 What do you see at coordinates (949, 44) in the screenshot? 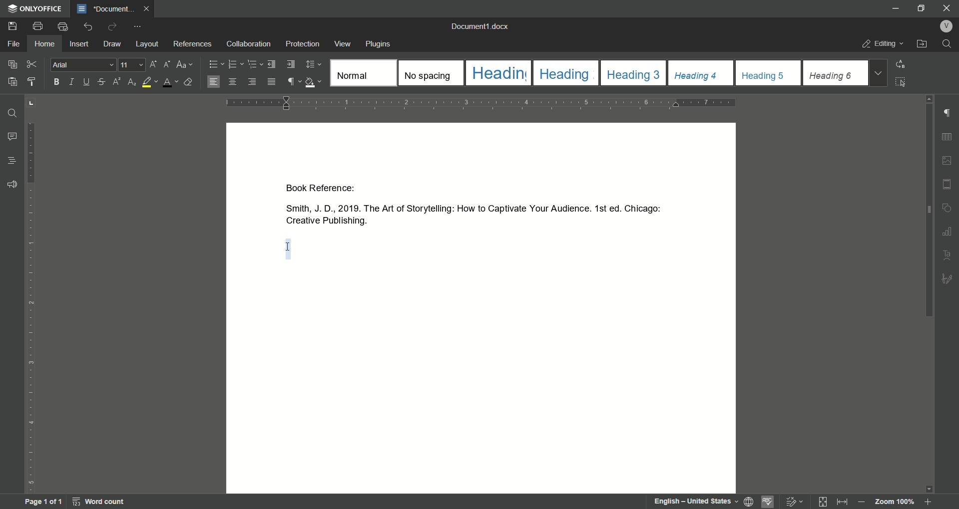
I see `find` at bounding box center [949, 44].